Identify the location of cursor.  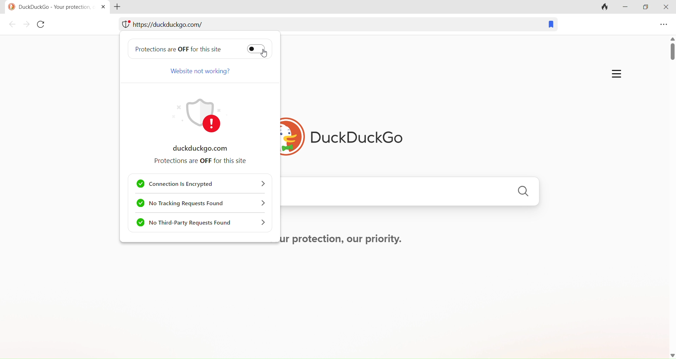
(267, 55).